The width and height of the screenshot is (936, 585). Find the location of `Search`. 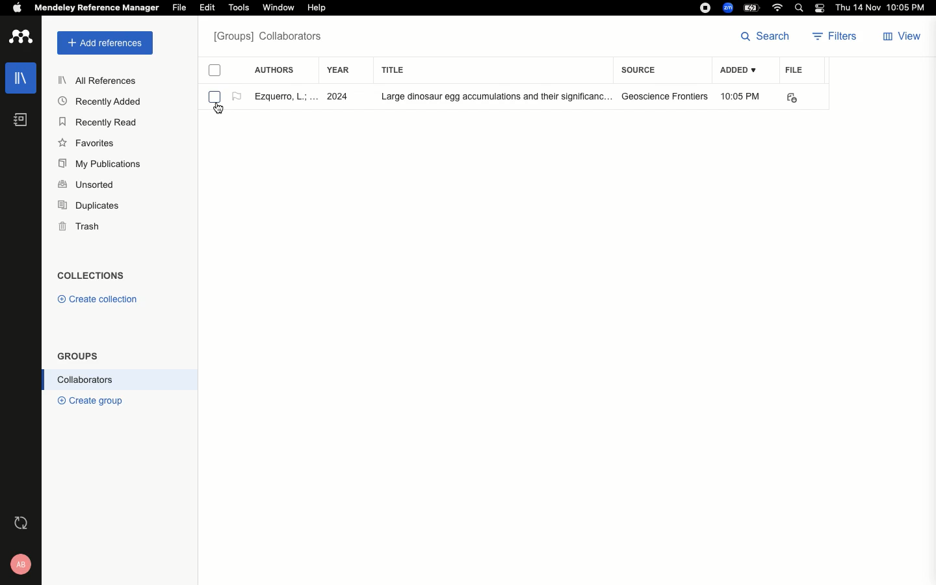

Search is located at coordinates (765, 35).